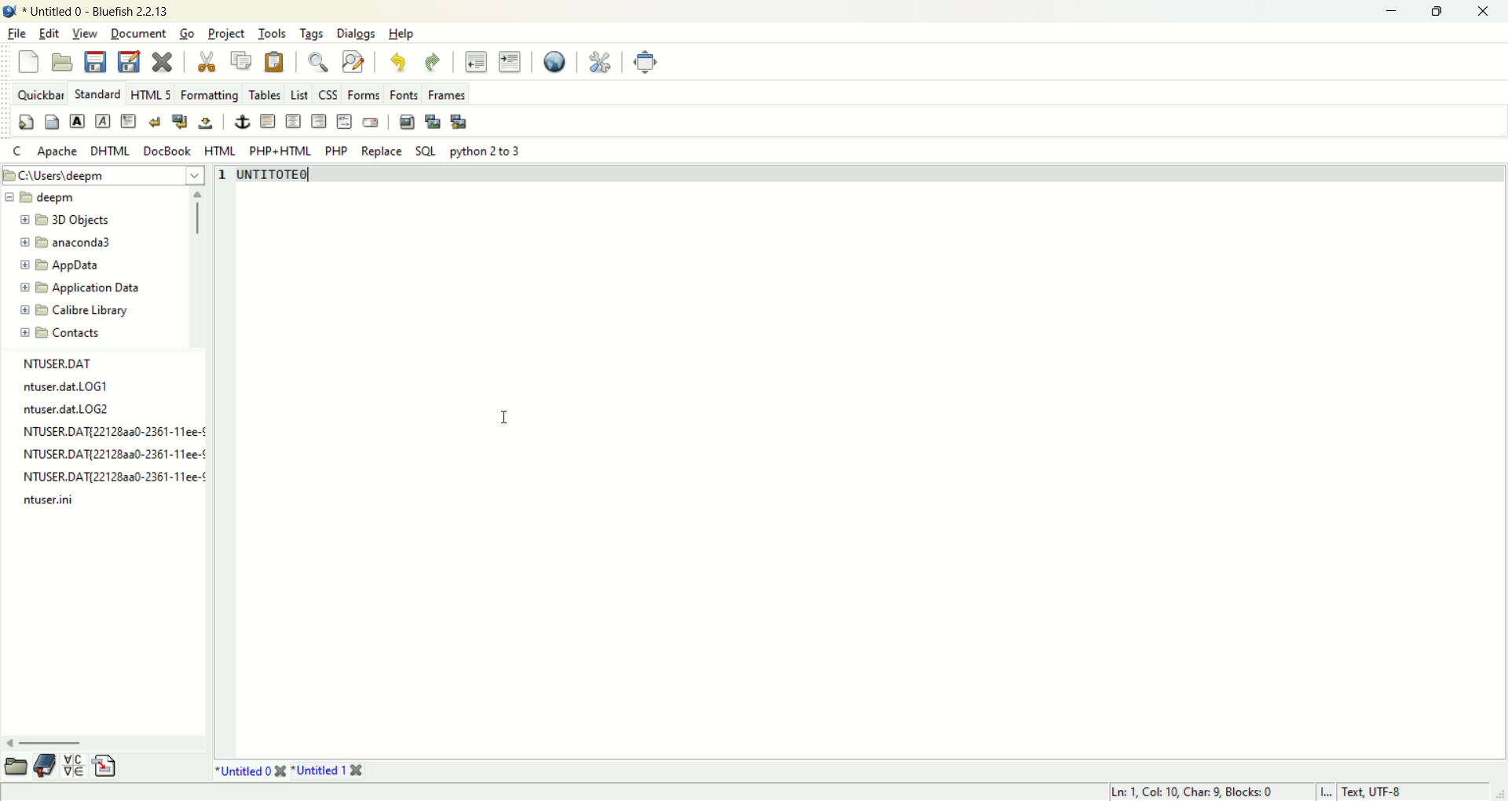 Image resolution: width=1508 pixels, height=801 pixels. Describe the element at coordinates (39, 94) in the screenshot. I see `quickbar` at that location.